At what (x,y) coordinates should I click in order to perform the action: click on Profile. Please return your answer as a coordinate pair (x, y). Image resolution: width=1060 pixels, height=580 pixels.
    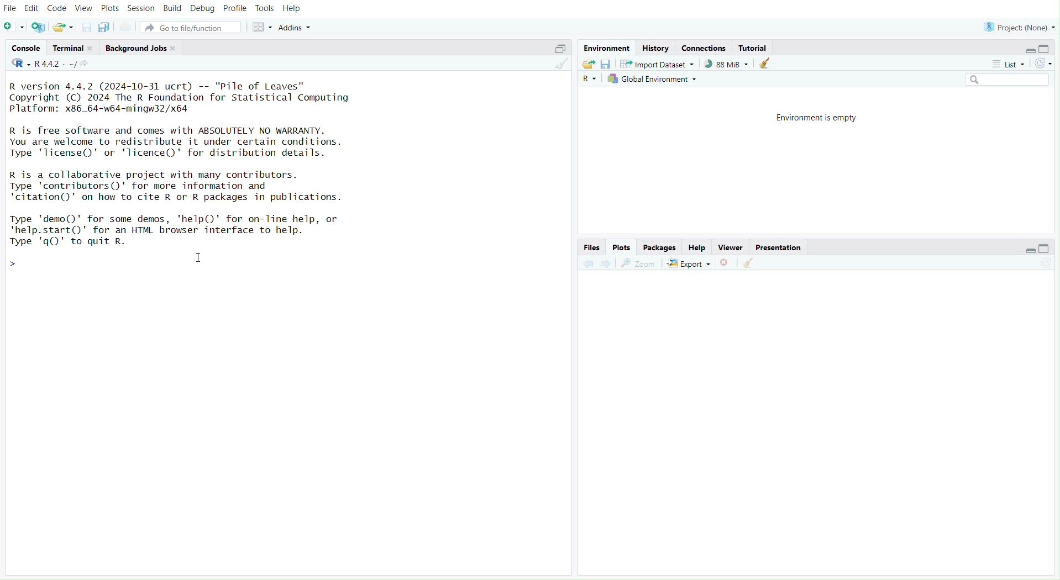
    Looking at the image, I should click on (234, 10).